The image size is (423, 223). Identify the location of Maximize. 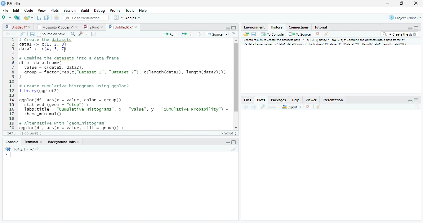
(234, 27).